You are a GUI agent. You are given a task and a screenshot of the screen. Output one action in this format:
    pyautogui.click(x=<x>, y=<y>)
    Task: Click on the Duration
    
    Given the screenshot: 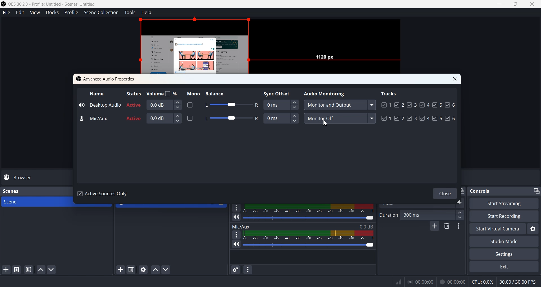 What is the action you would take?
    pyautogui.click(x=388, y=215)
    